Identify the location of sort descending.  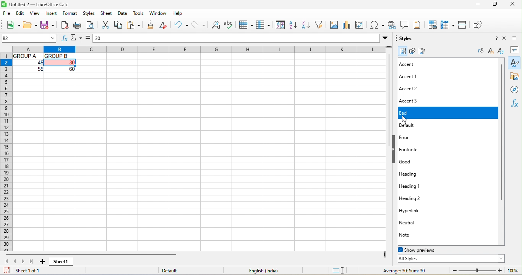
(308, 24).